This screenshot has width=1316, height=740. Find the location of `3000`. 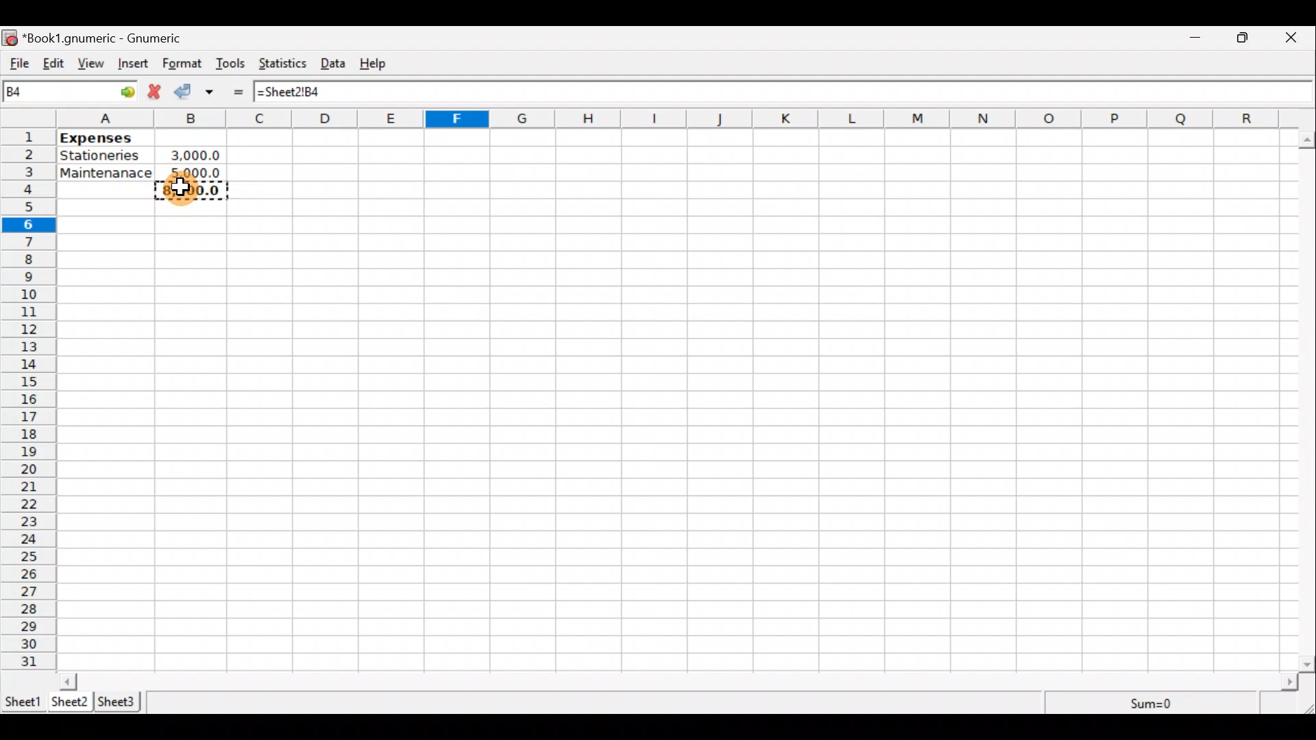

3000 is located at coordinates (197, 153).